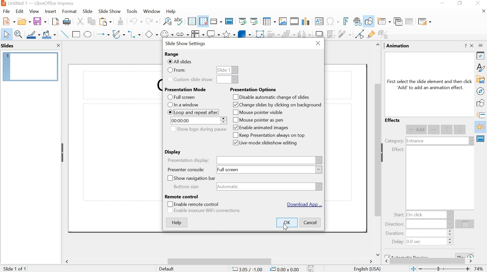 The image size is (487, 272). Describe the element at coordinates (151, 35) in the screenshot. I see `basic shapes` at that location.